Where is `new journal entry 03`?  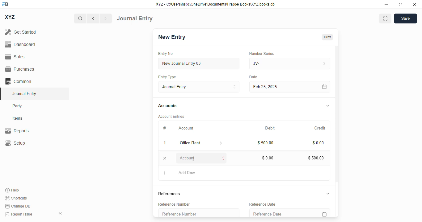 new journal entry 03 is located at coordinates (198, 64).